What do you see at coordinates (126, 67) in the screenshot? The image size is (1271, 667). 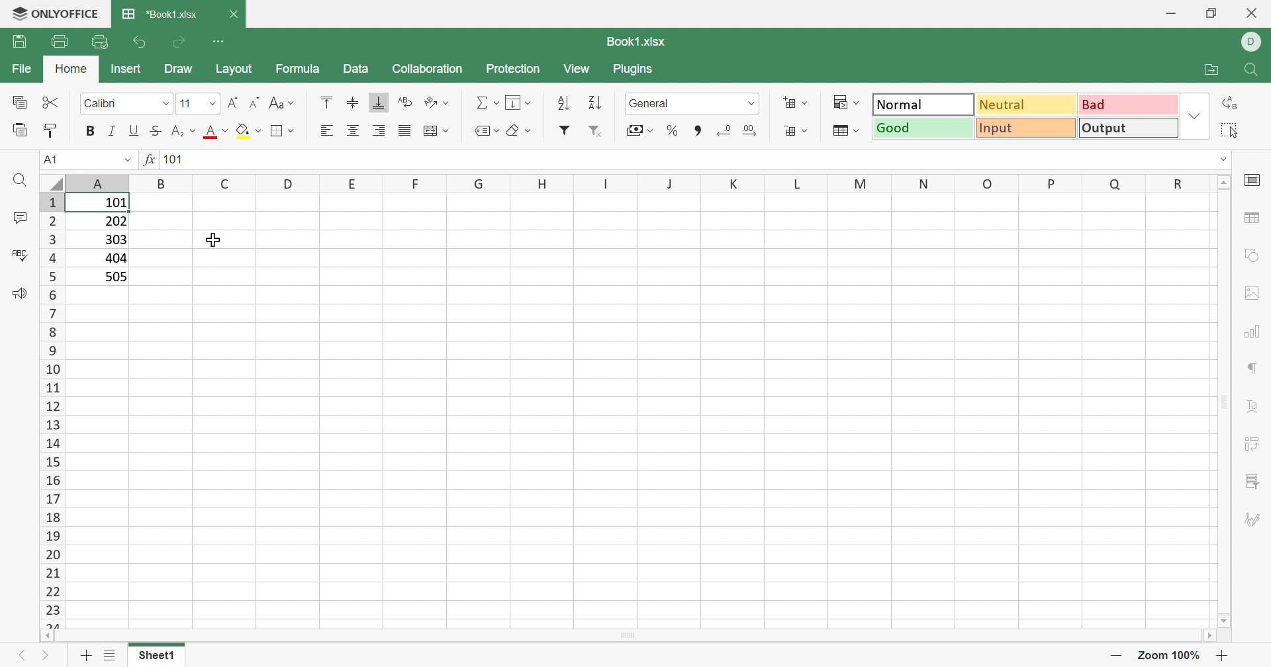 I see `Insert` at bounding box center [126, 67].